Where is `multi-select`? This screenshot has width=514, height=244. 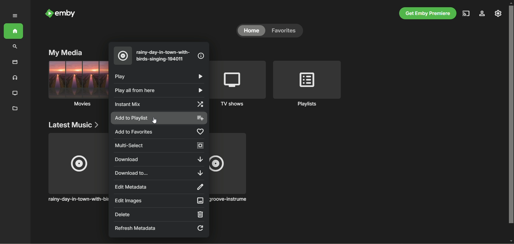 multi-select is located at coordinates (159, 145).